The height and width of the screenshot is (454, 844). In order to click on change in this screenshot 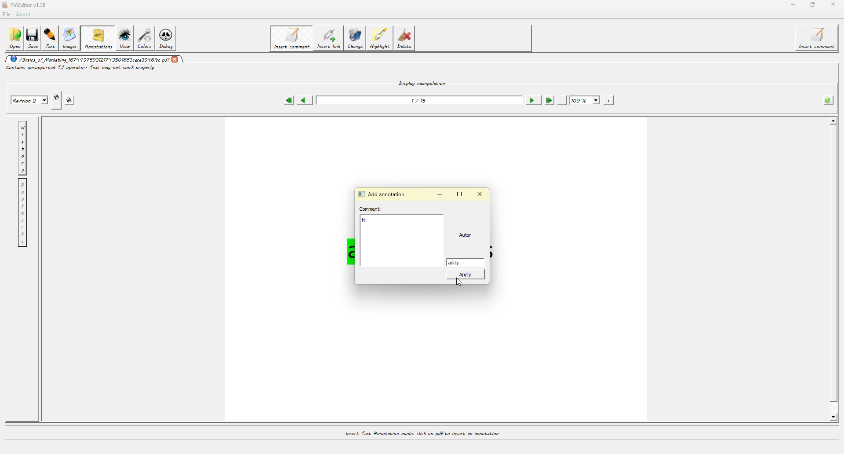, I will do `click(357, 40)`.